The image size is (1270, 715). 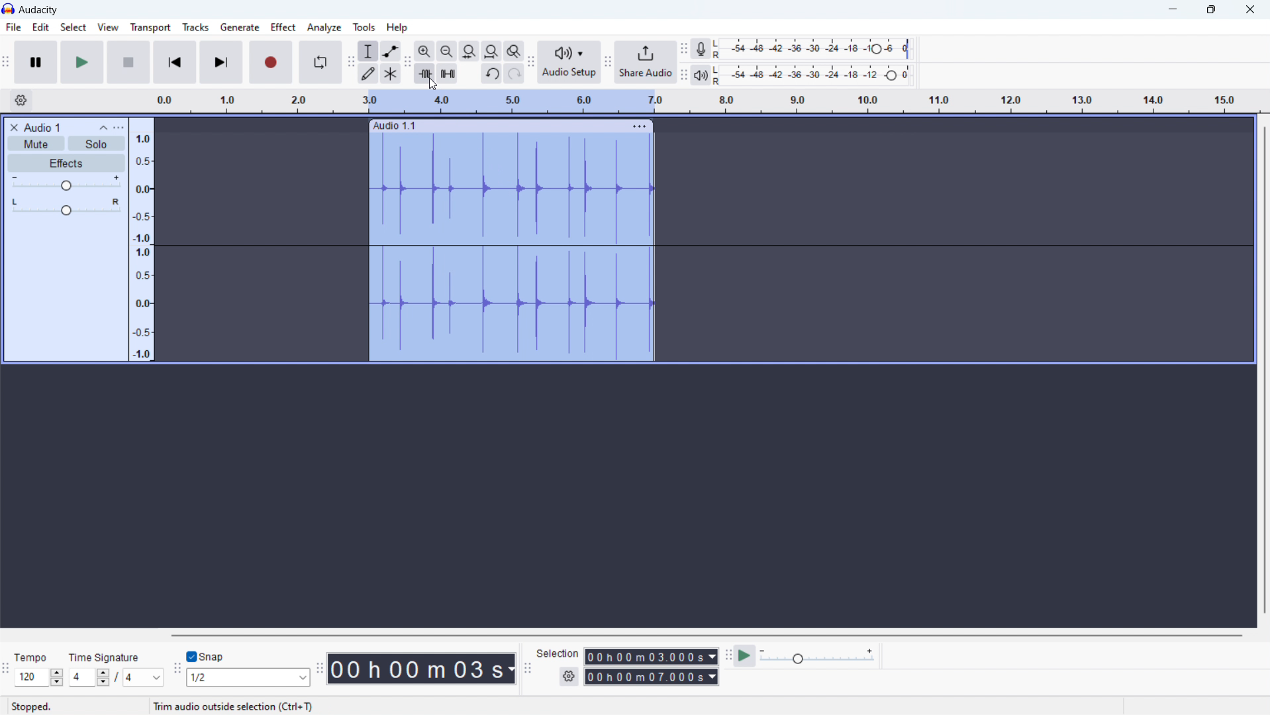 I want to click on transport, so click(x=150, y=27).